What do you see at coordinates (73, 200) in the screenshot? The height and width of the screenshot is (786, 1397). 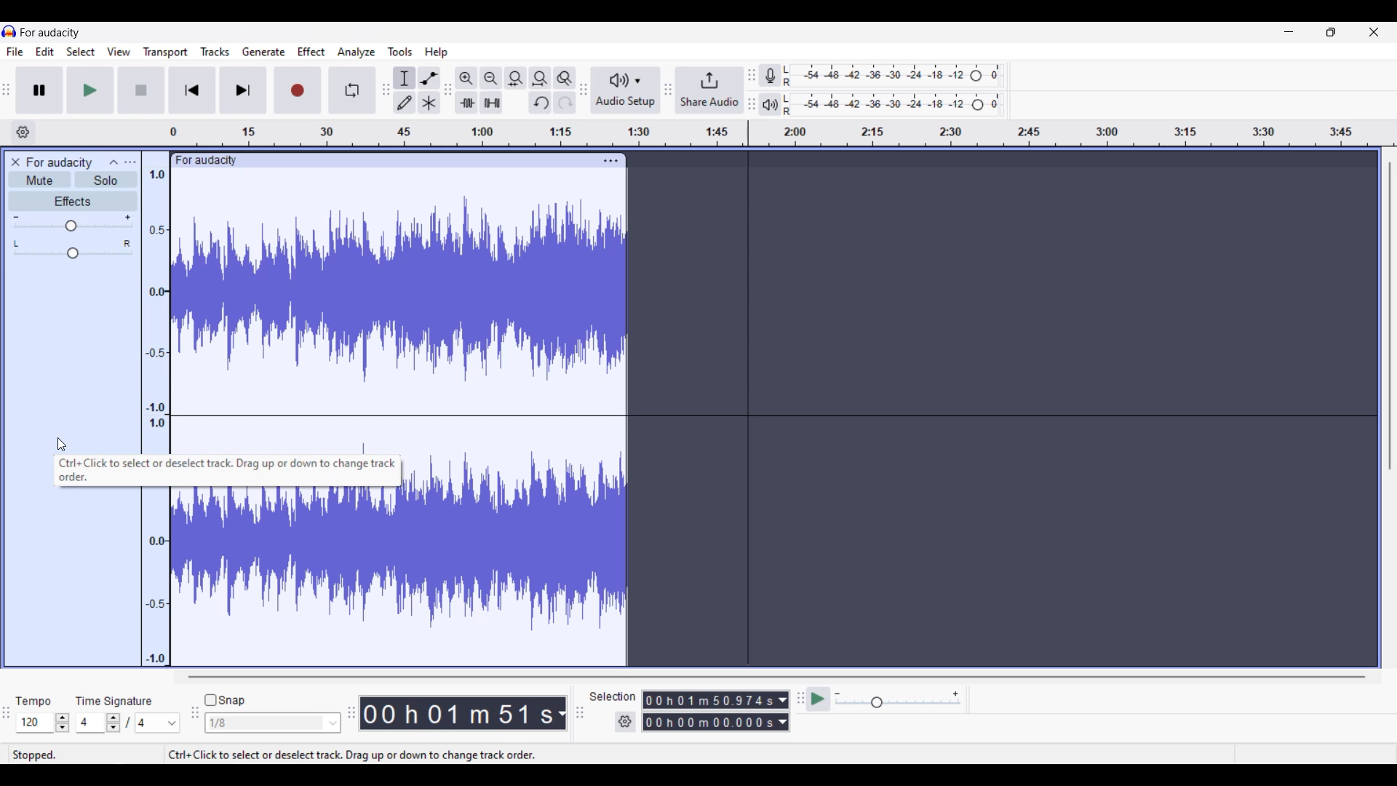 I see `Effects` at bounding box center [73, 200].